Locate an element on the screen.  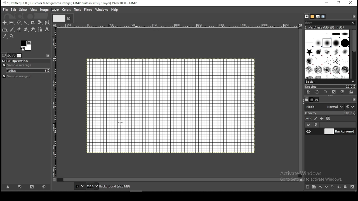
brushes is located at coordinates (307, 16).